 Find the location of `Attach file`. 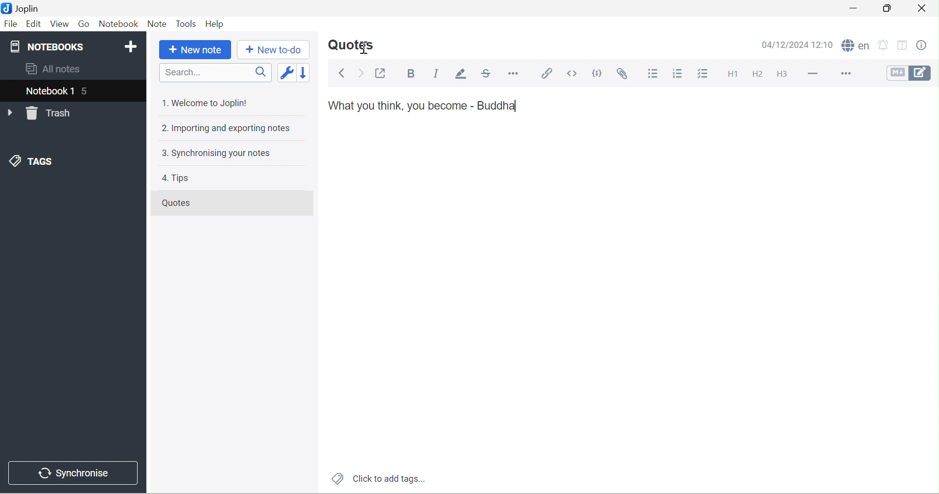

Attach file is located at coordinates (628, 74).